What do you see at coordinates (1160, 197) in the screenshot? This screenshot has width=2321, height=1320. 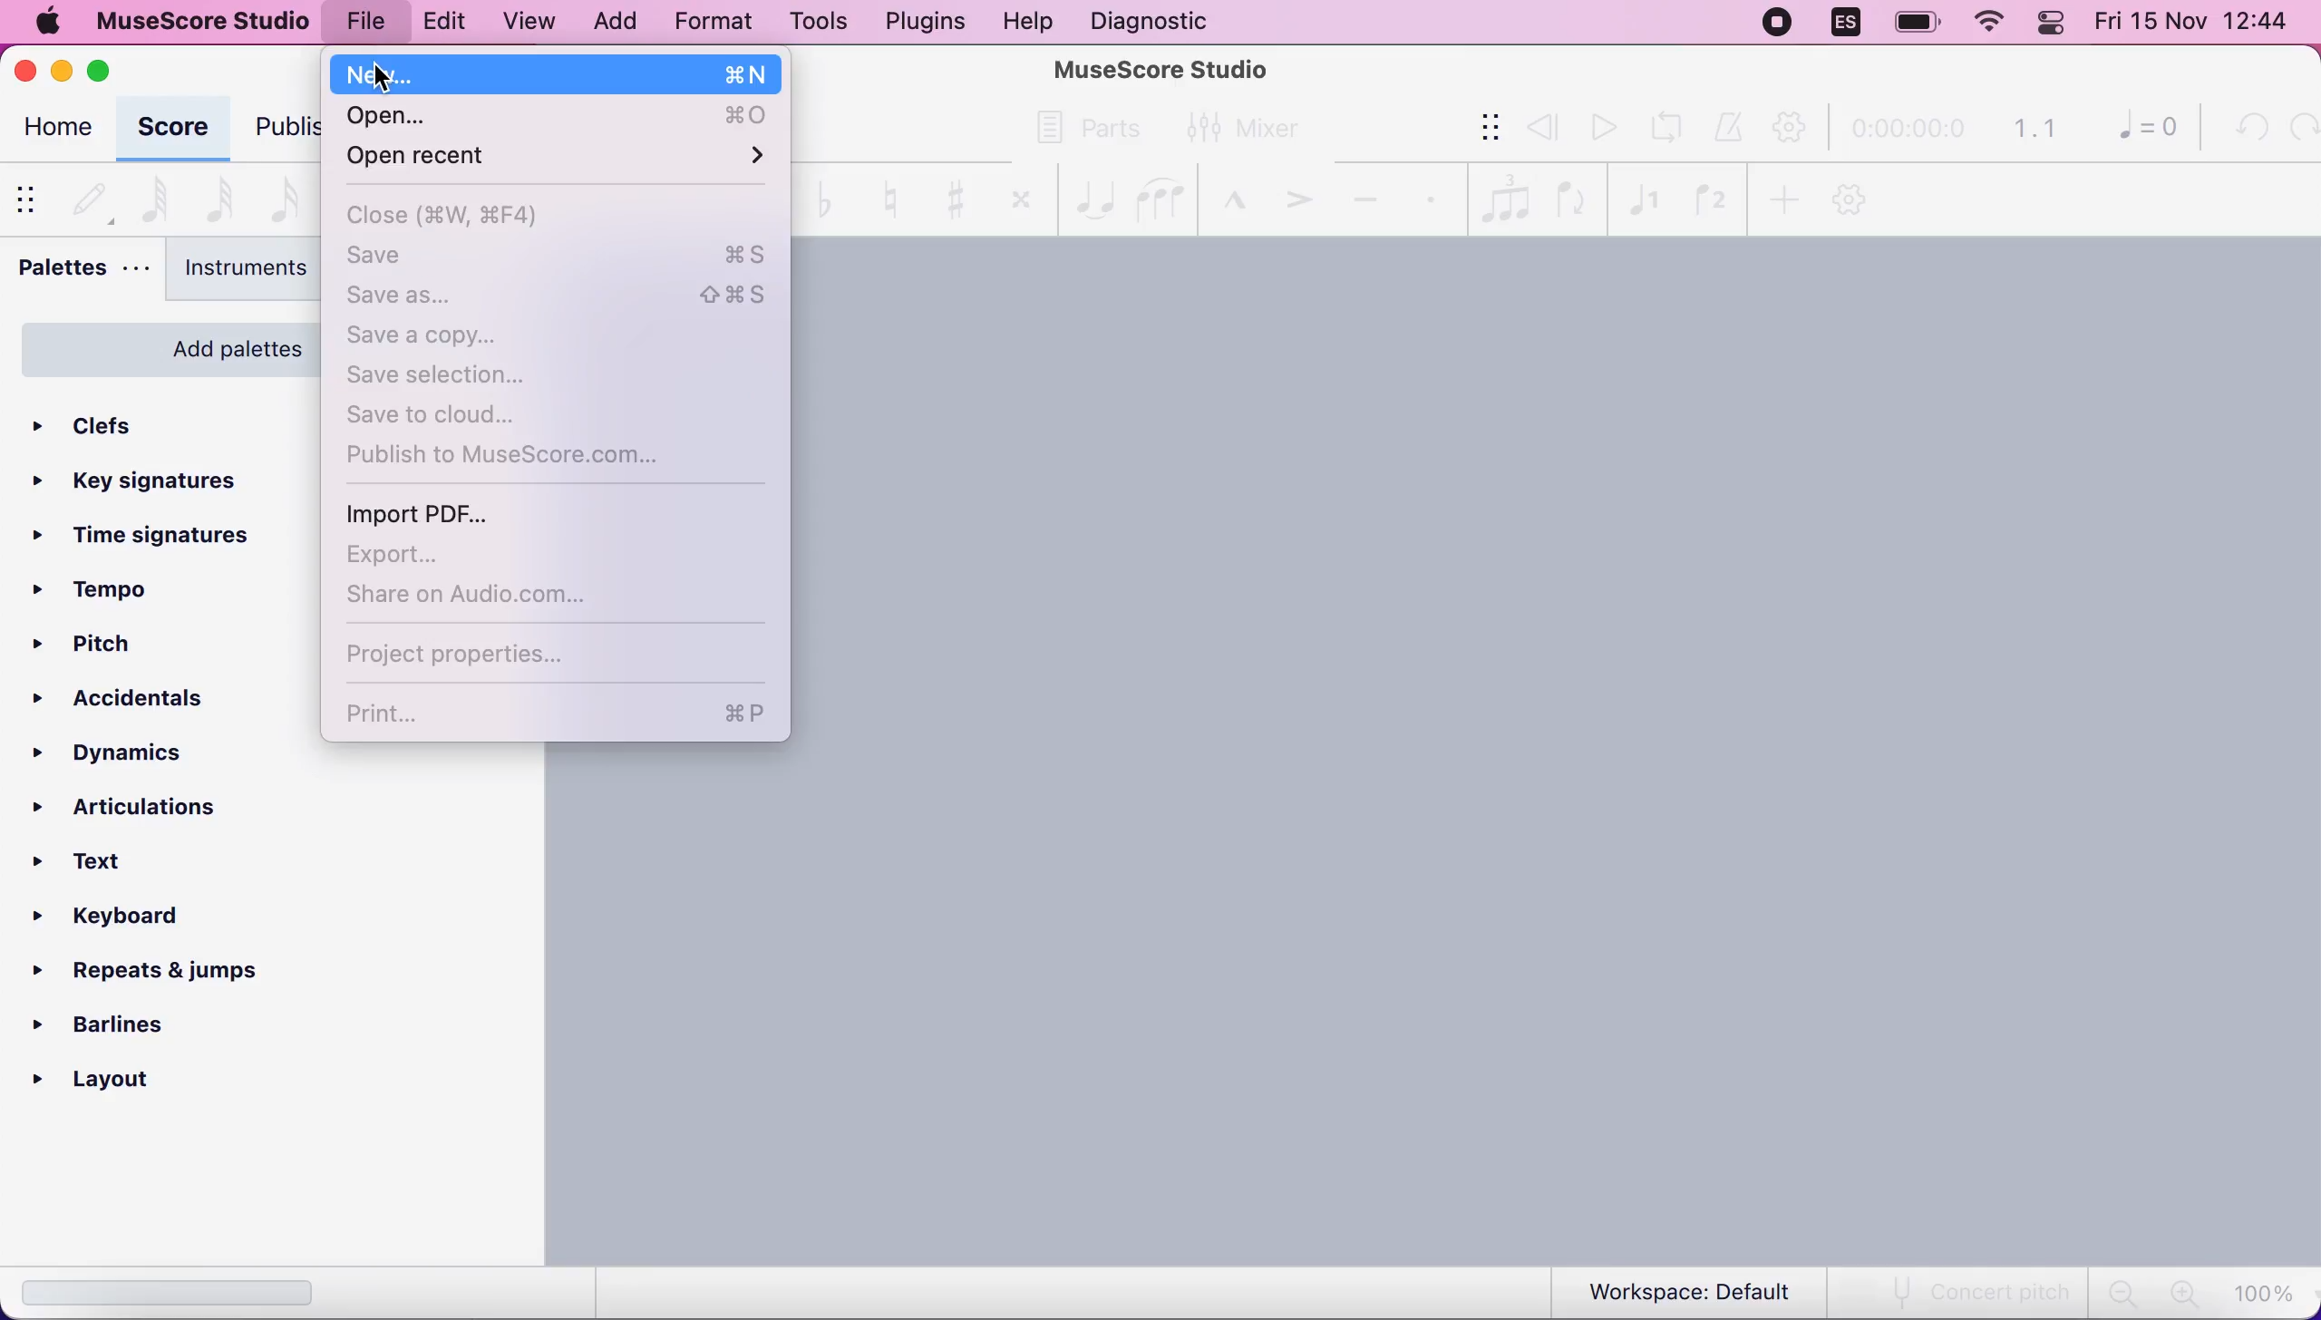 I see `slur` at bounding box center [1160, 197].